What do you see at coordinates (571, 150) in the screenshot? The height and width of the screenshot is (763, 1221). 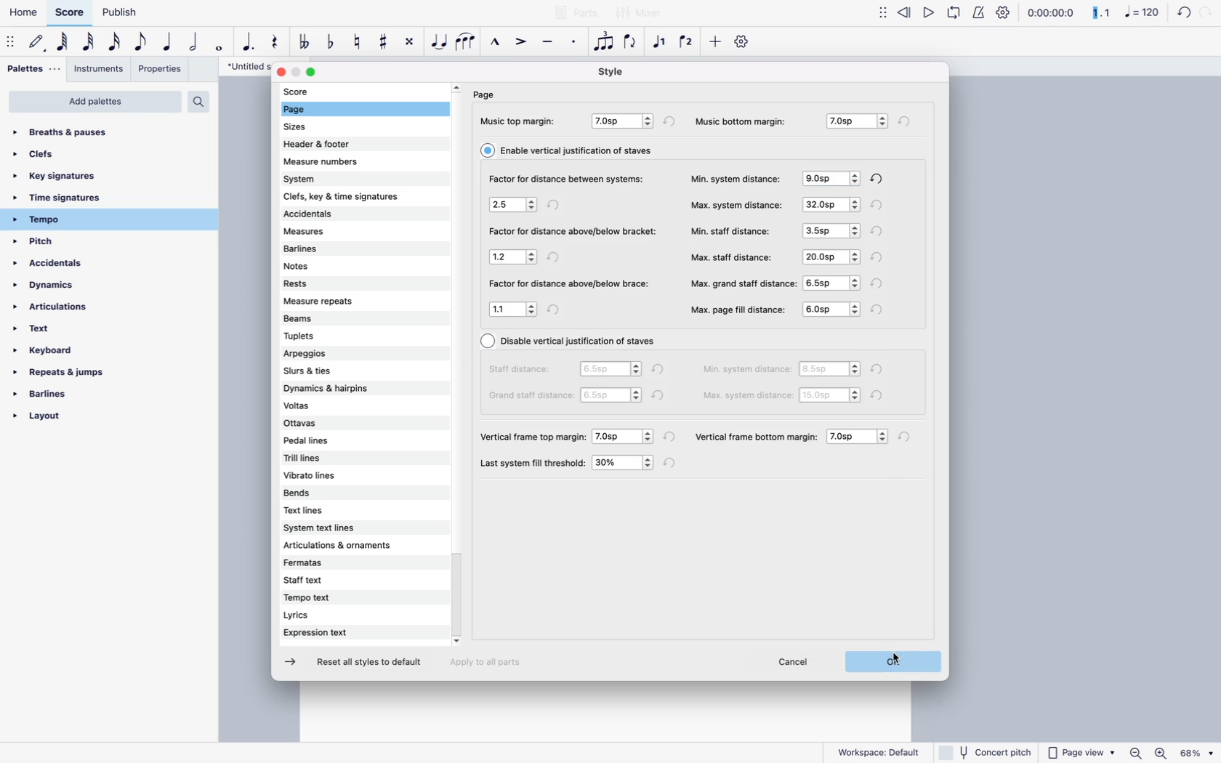 I see `enable vertical justification of staves` at bounding box center [571, 150].